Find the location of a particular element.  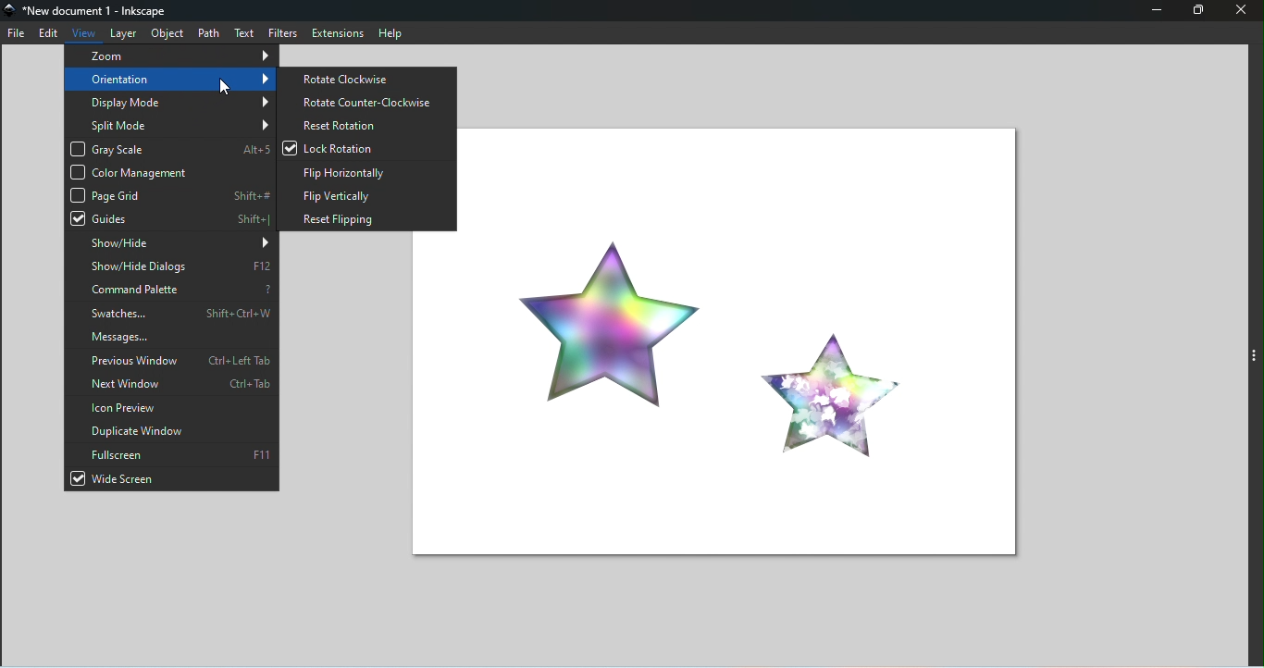

Flip horizontally is located at coordinates (366, 170).